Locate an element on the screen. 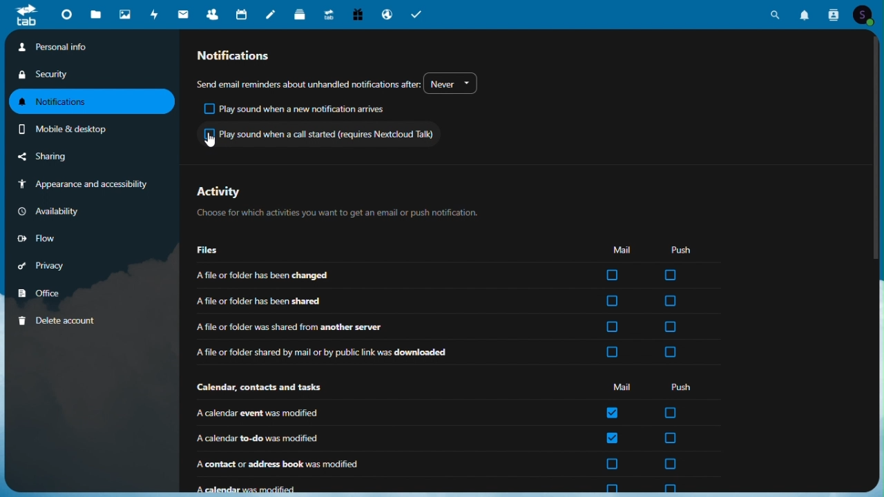 Image resolution: width=884 pixels, height=497 pixels. Privacy is located at coordinates (48, 263).